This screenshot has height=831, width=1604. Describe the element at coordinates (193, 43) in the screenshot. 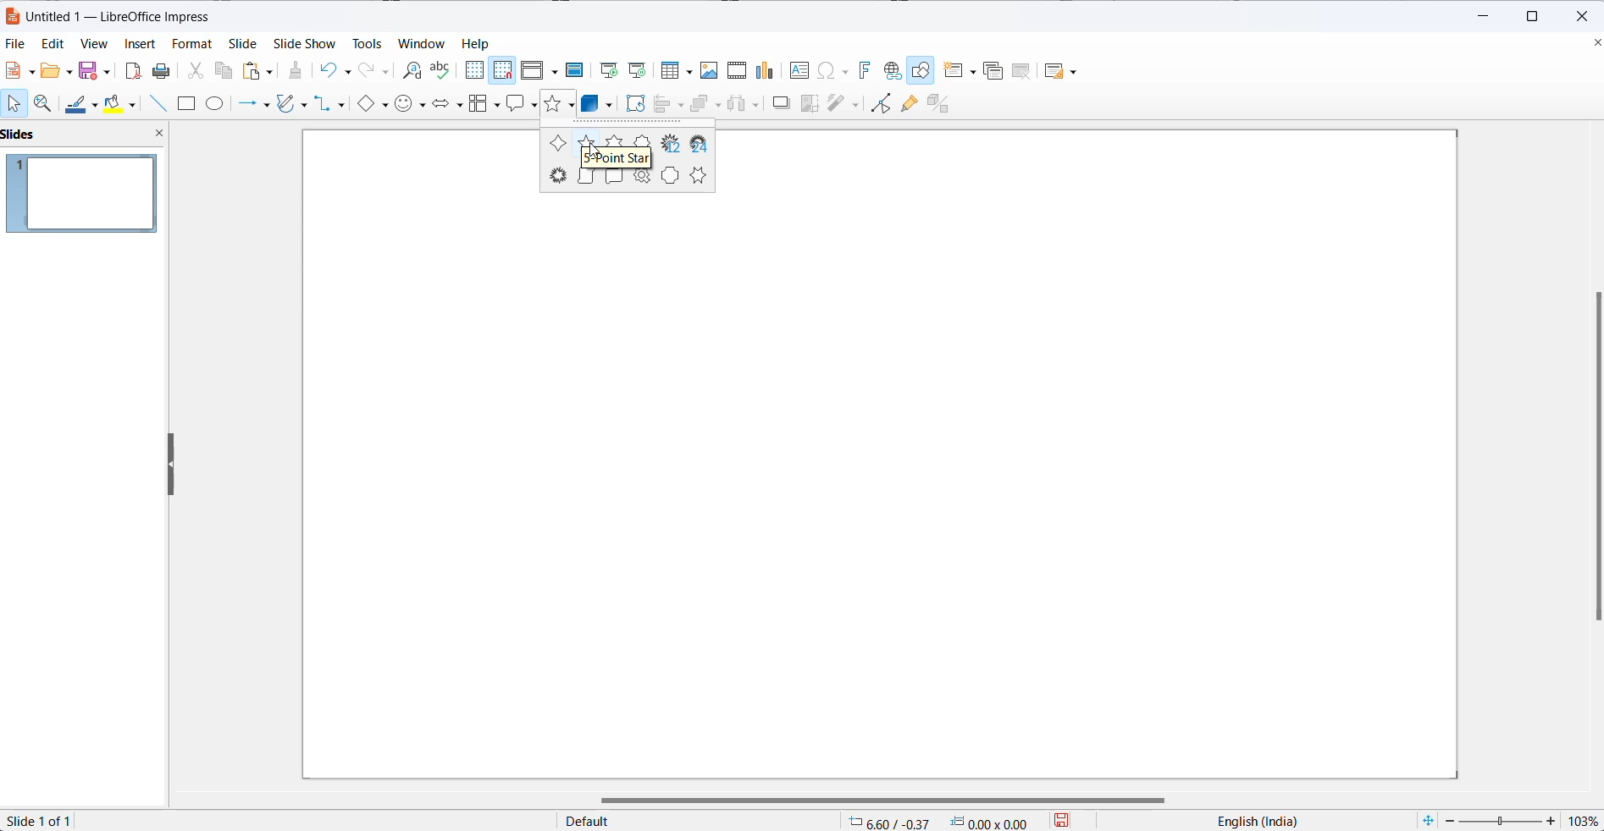

I see `format` at that location.